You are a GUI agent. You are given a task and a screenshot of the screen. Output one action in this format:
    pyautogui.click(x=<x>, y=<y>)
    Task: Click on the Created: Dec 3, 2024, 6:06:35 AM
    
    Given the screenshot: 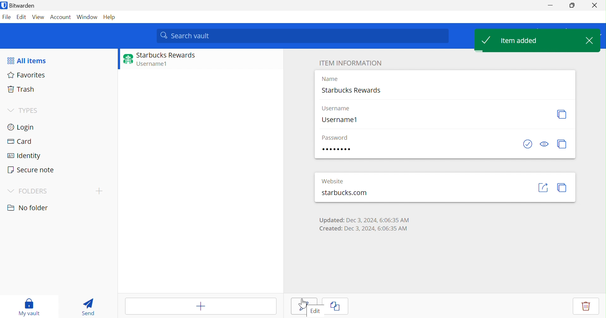 What is the action you would take?
    pyautogui.click(x=364, y=229)
    